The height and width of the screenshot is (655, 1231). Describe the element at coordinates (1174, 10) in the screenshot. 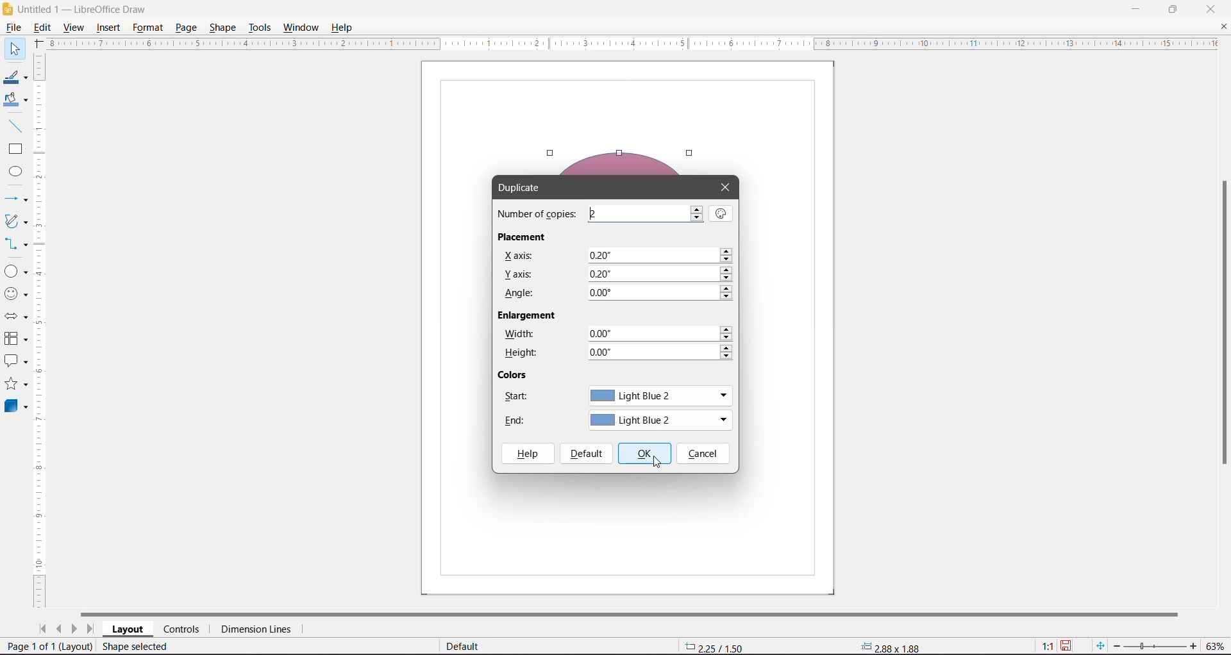

I see `Restore Down` at that location.